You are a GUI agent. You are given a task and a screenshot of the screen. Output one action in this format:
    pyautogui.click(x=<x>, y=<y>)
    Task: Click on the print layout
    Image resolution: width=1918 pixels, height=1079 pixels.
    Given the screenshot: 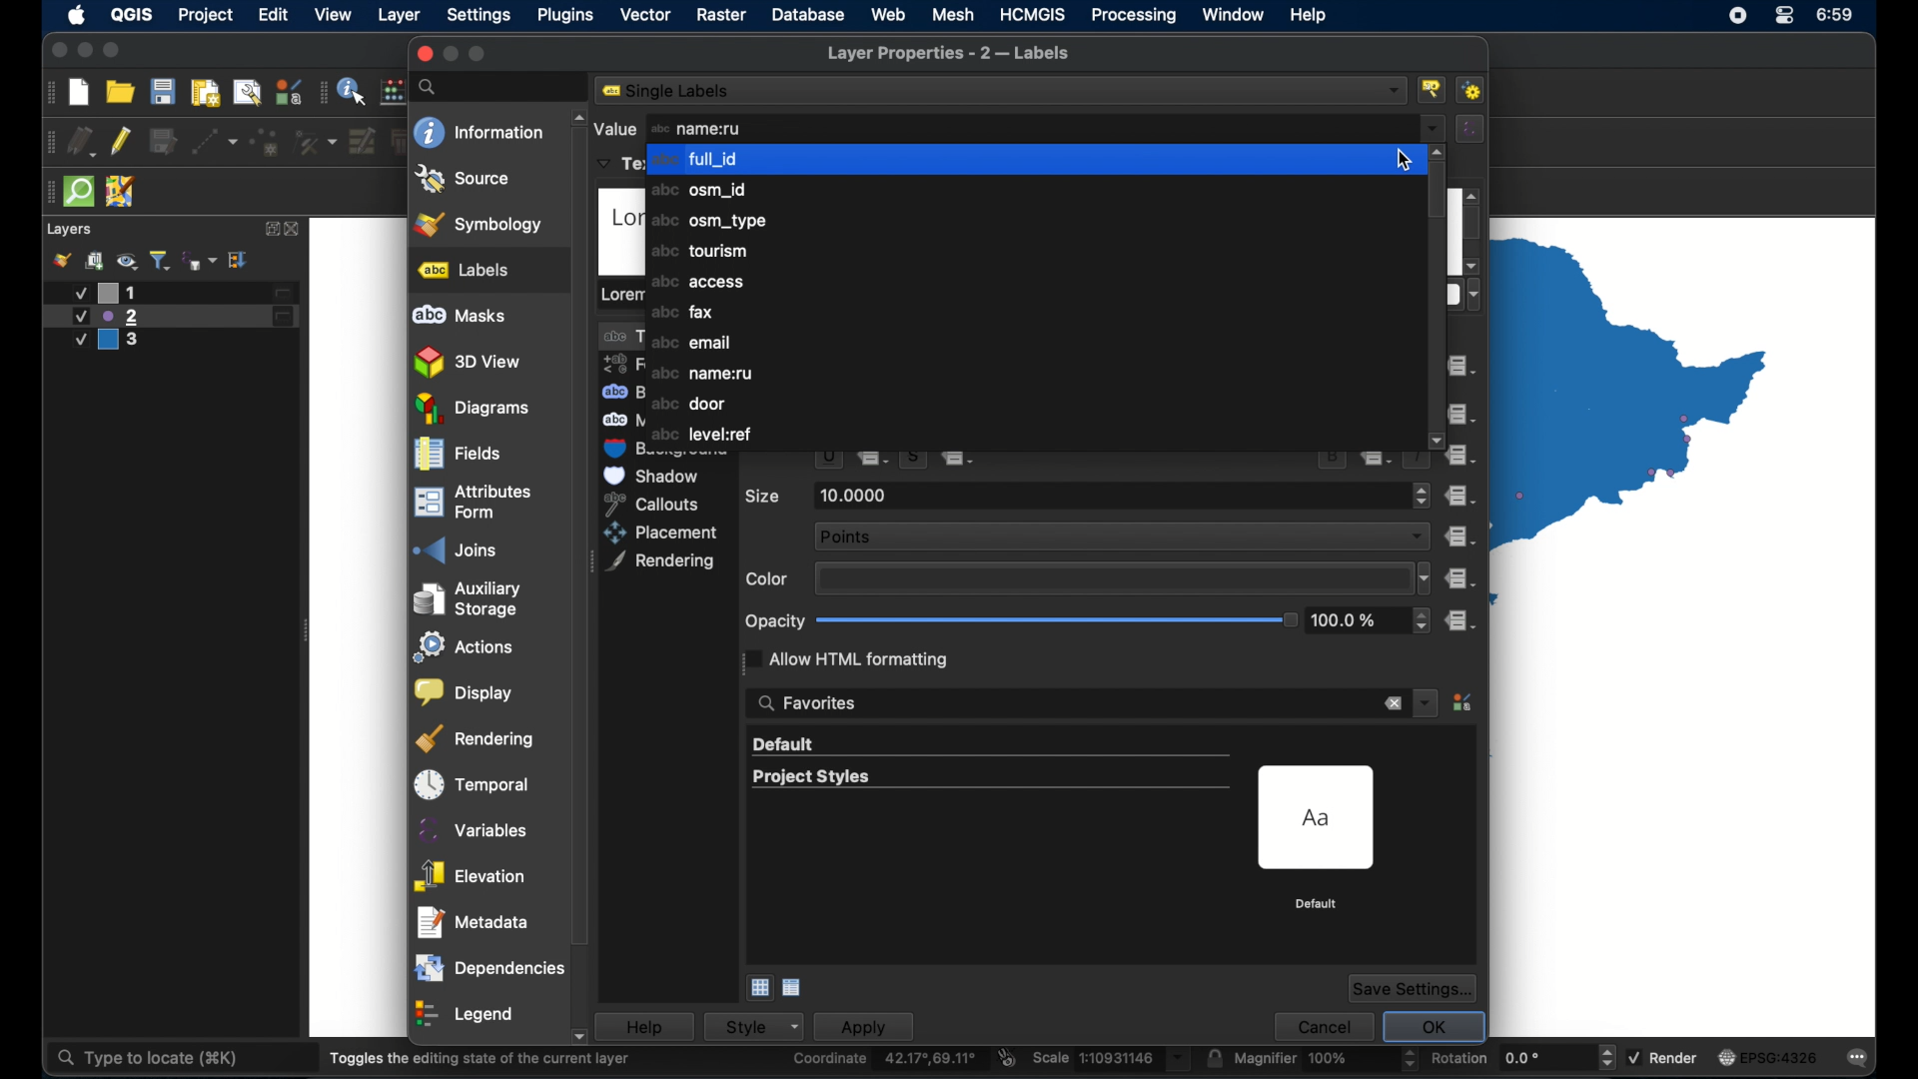 What is the action you would take?
    pyautogui.click(x=206, y=94)
    